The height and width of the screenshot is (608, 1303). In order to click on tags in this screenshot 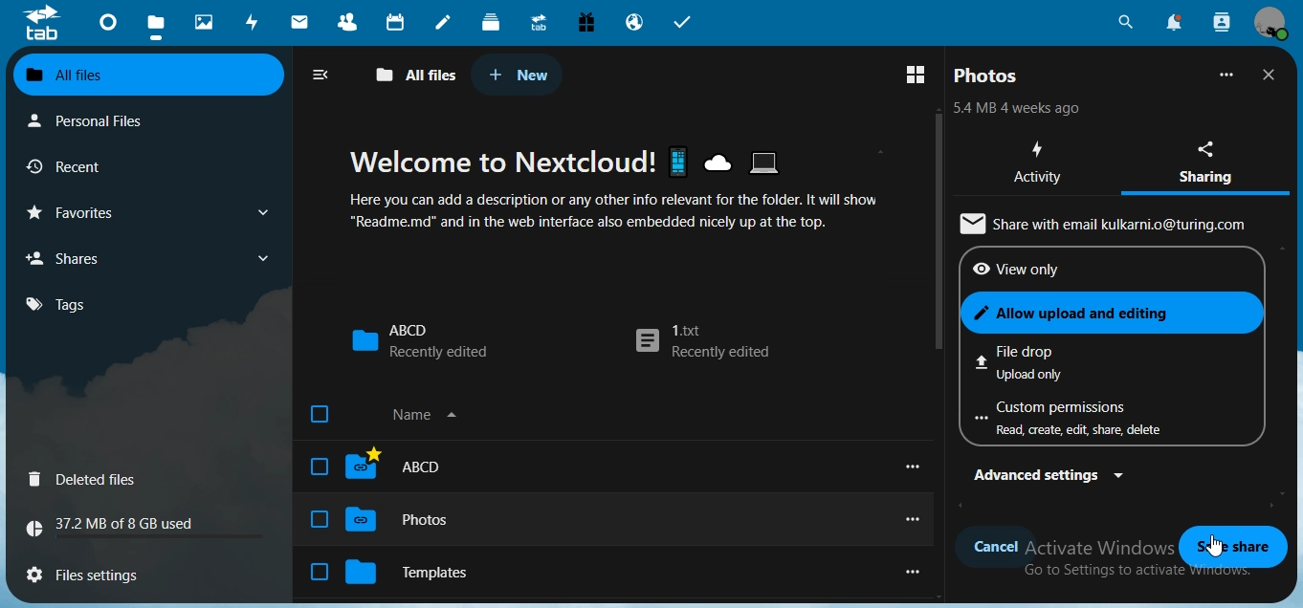, I will do `click(67, 304)`.